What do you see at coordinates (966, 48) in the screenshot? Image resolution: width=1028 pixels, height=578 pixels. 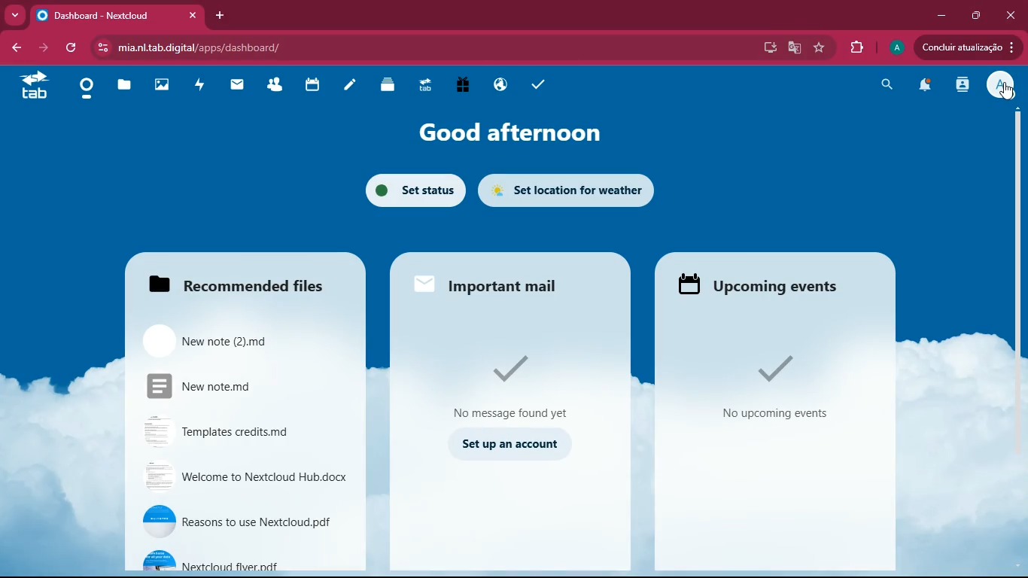 I see `Condluir atualizagio ` at bounding box center [966, 48].